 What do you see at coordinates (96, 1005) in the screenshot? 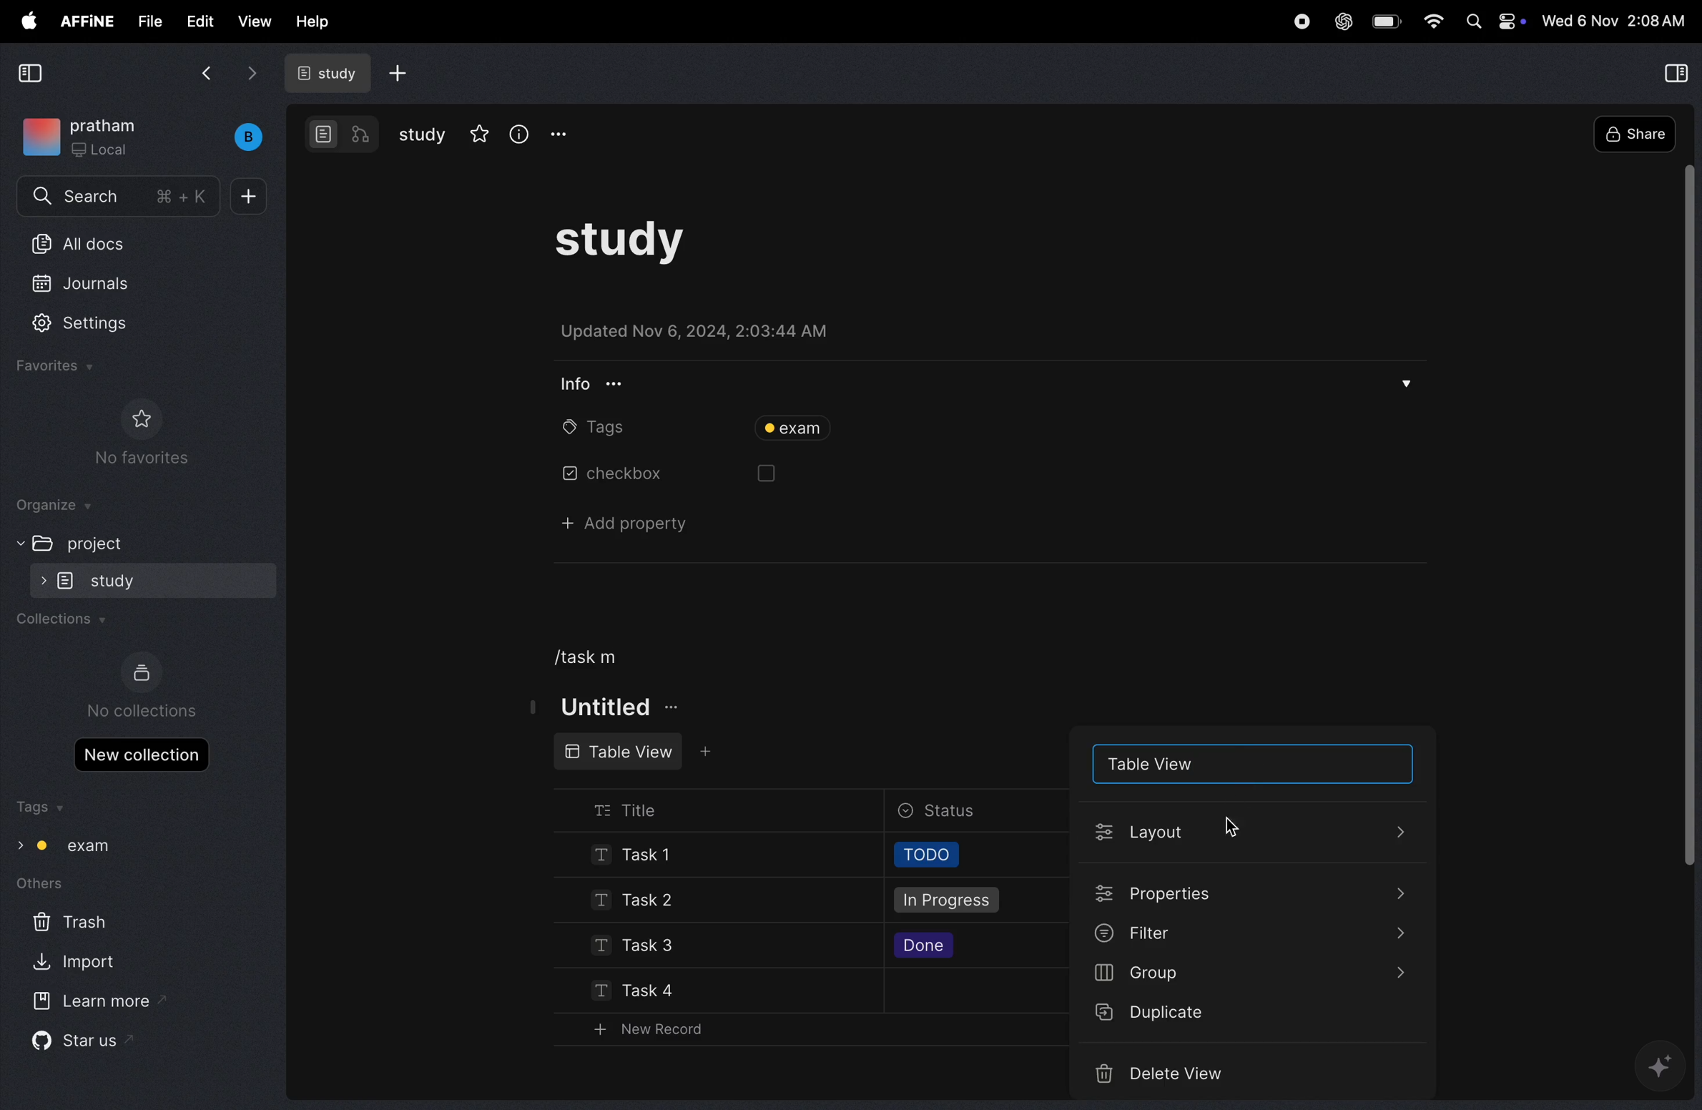
I see `learn more` at bounding box center [96, 1005].